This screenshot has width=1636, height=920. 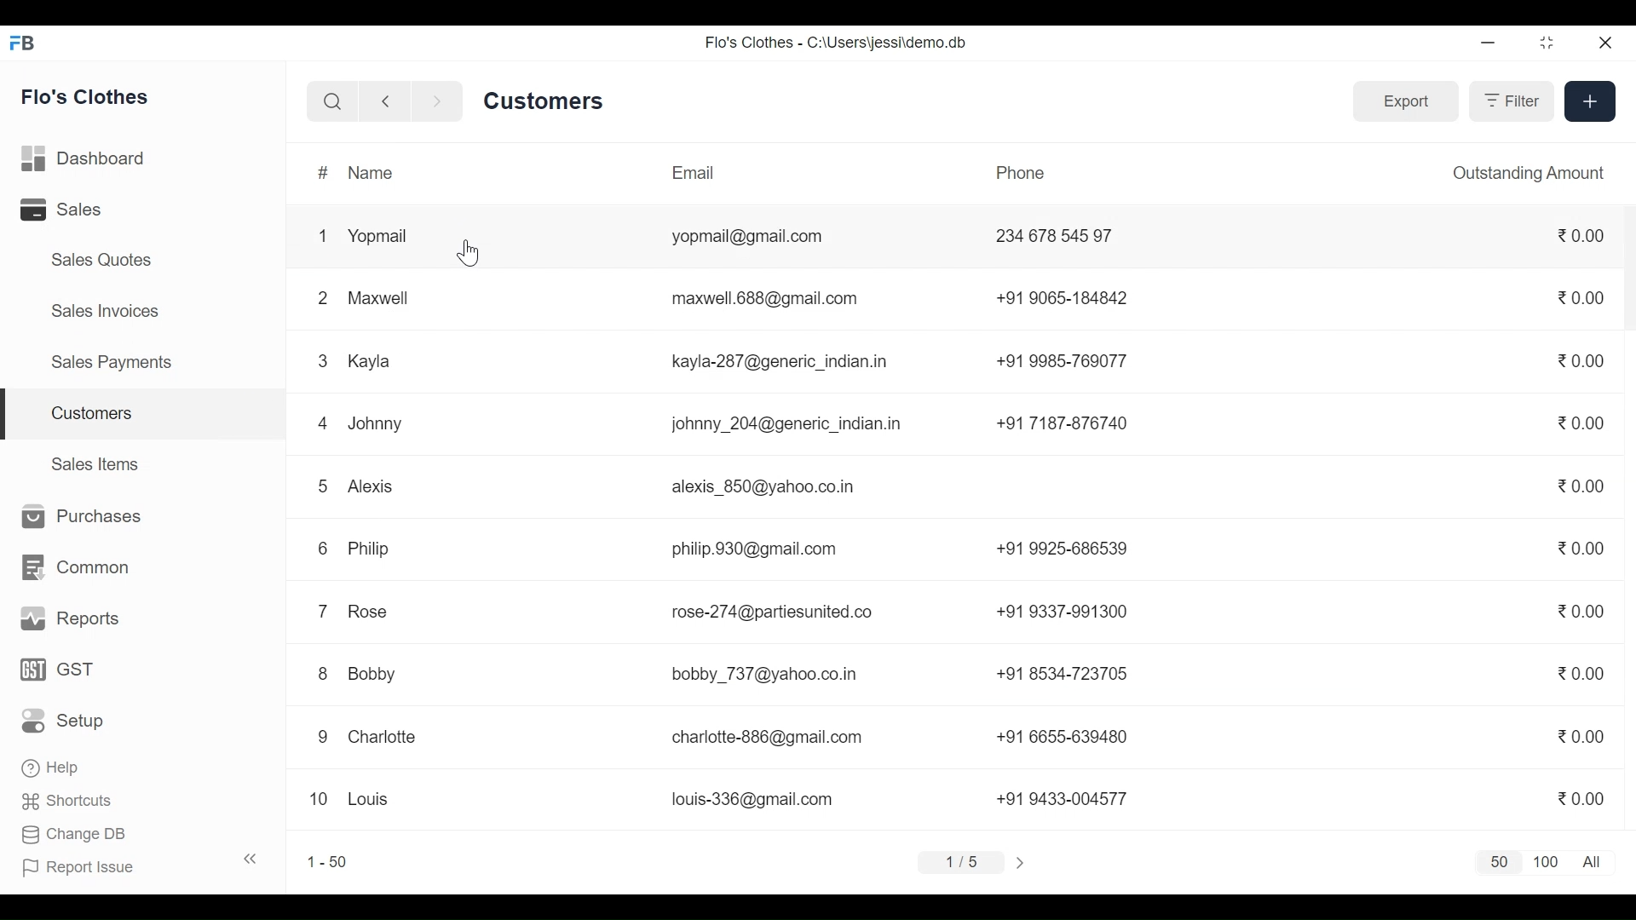 What do you see at coordinates (366, 548) in the screenshot?
I see `Philip` at bounding box center [366, 548].